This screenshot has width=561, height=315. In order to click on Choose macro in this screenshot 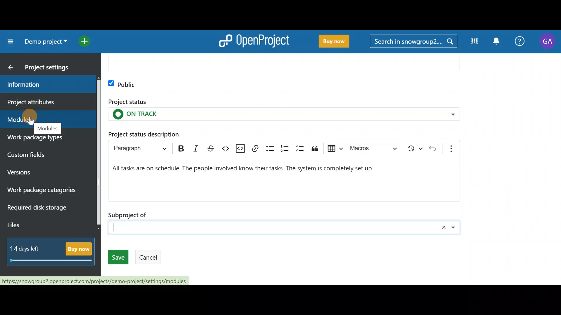, I will do `click(376, 147)`.